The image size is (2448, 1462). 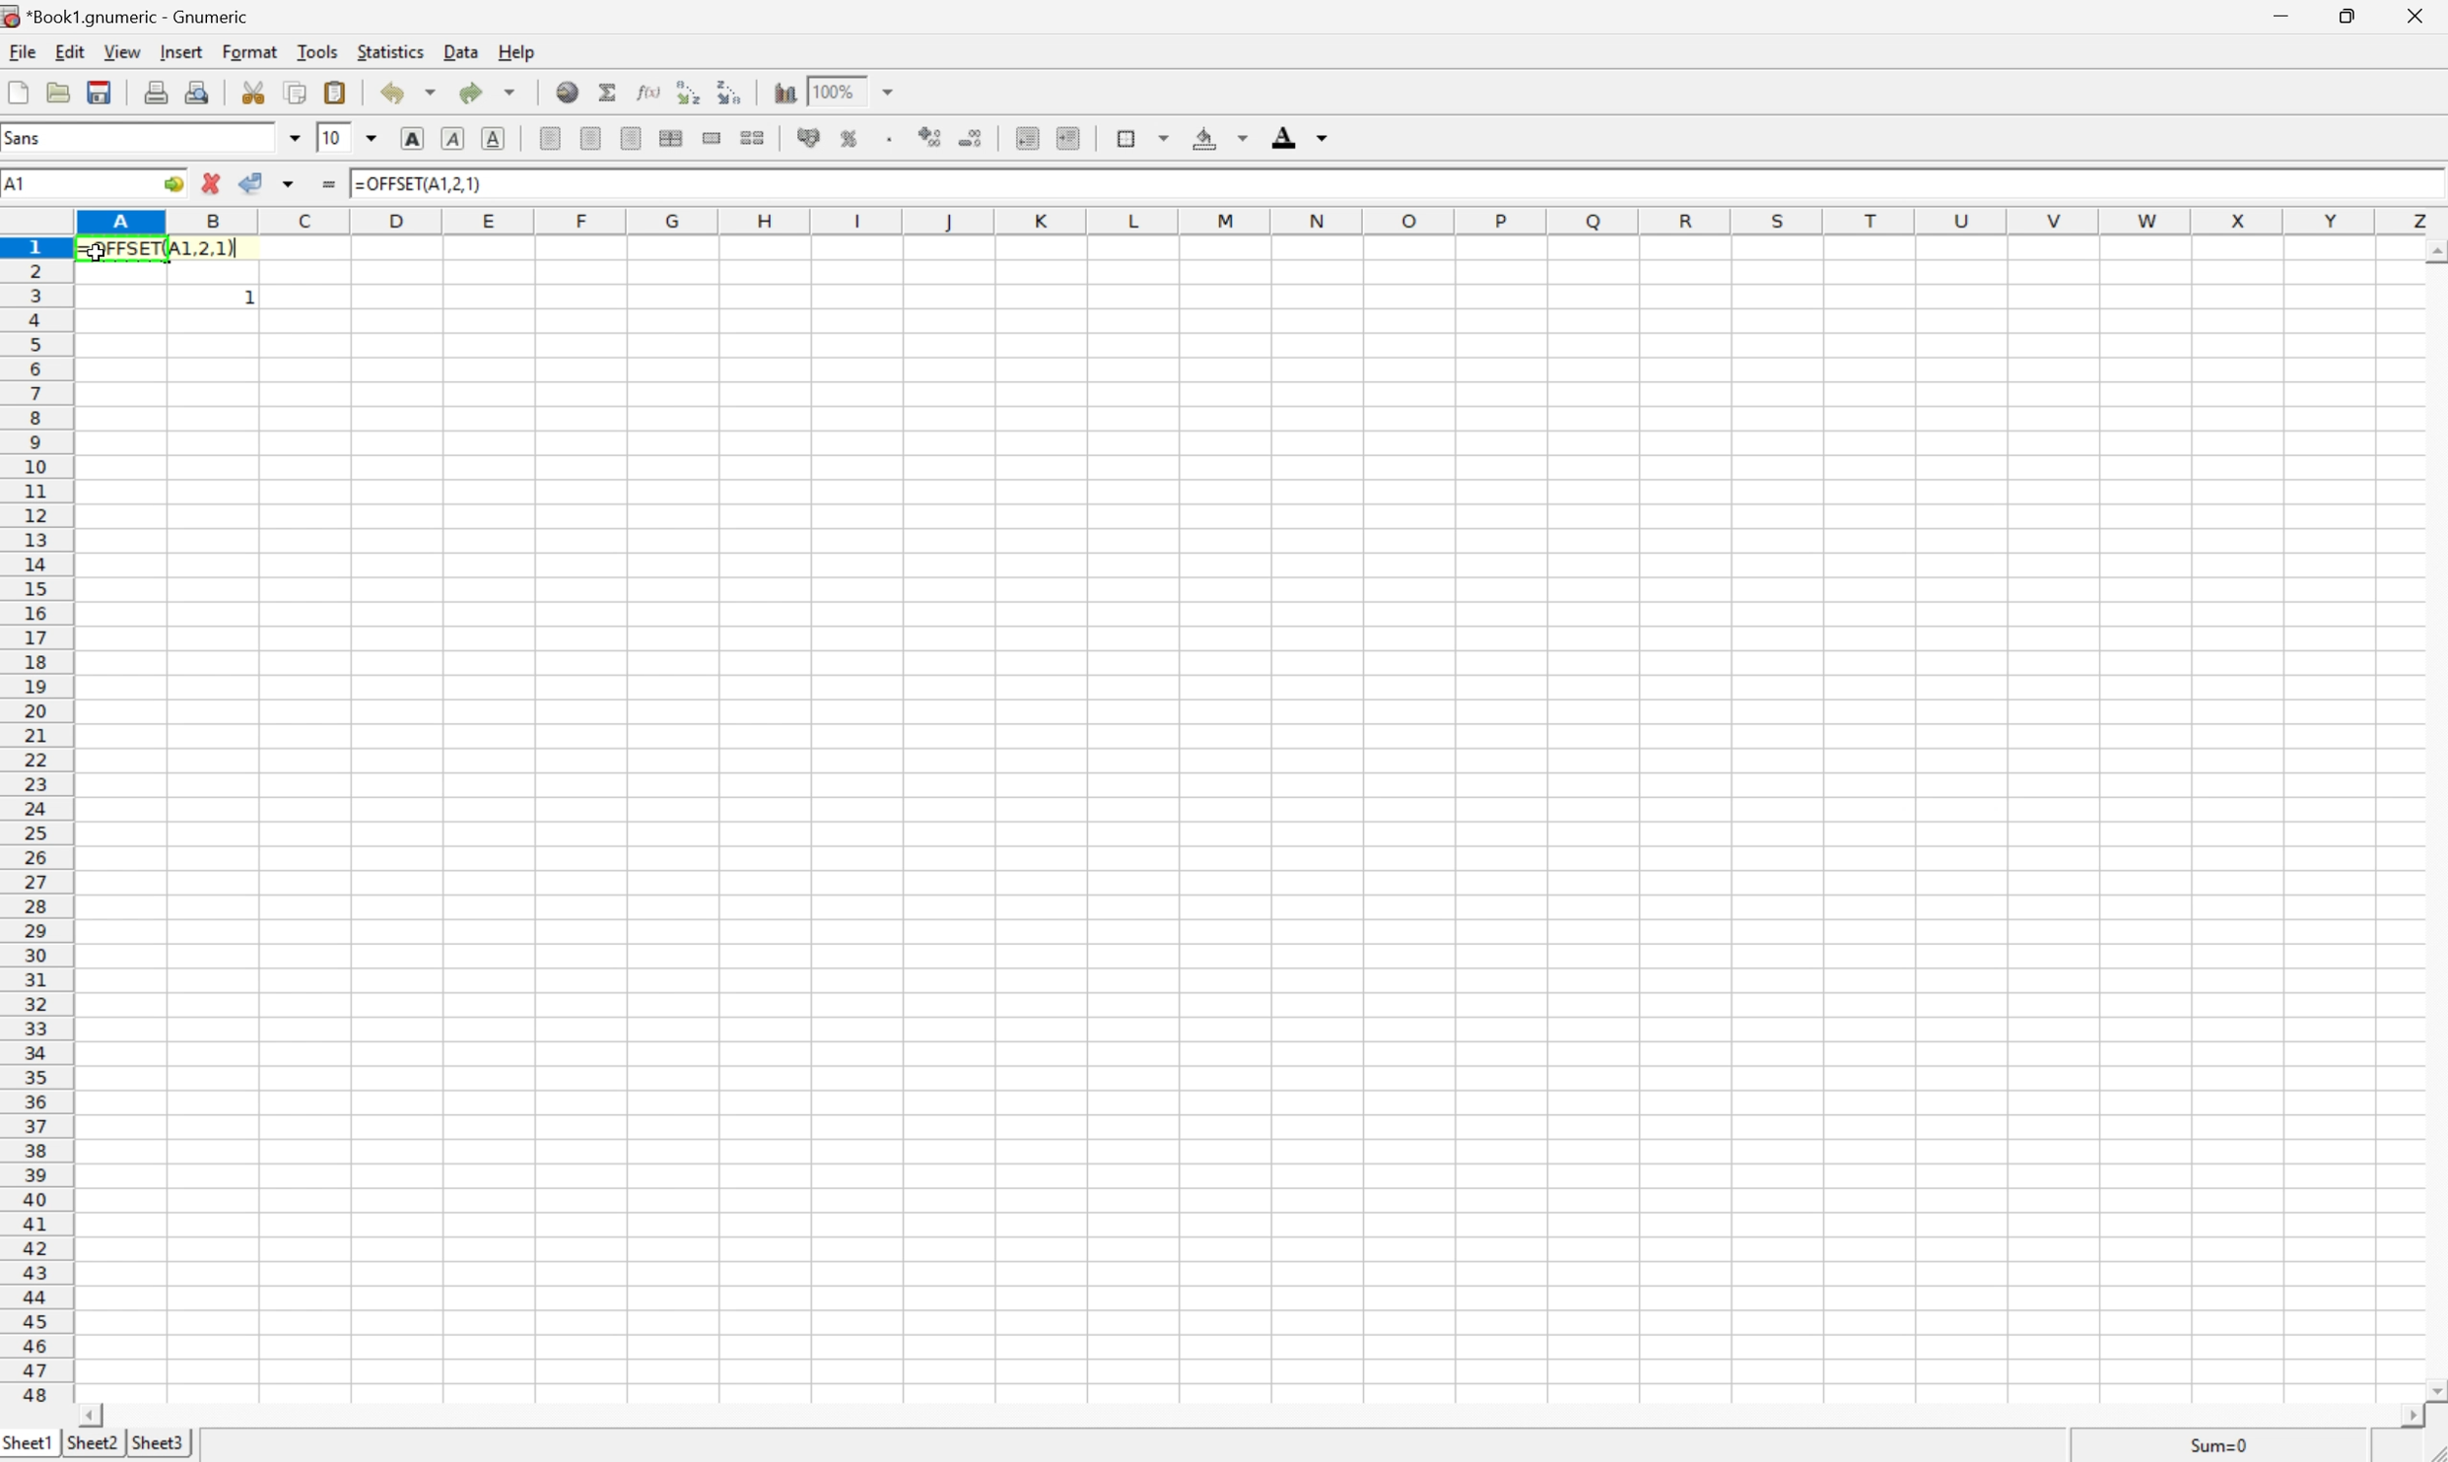 I want to click on scroll right, so click(x=2412, y=1419).